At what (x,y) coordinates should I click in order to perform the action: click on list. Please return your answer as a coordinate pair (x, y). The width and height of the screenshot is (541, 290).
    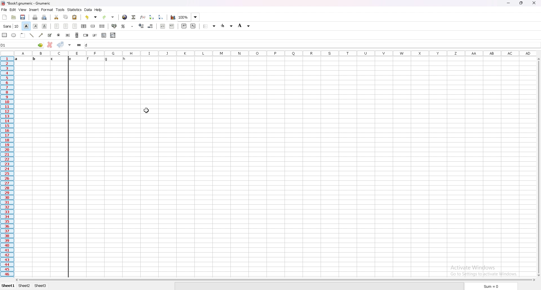
    Looking at the image, I should click on (104, 35).